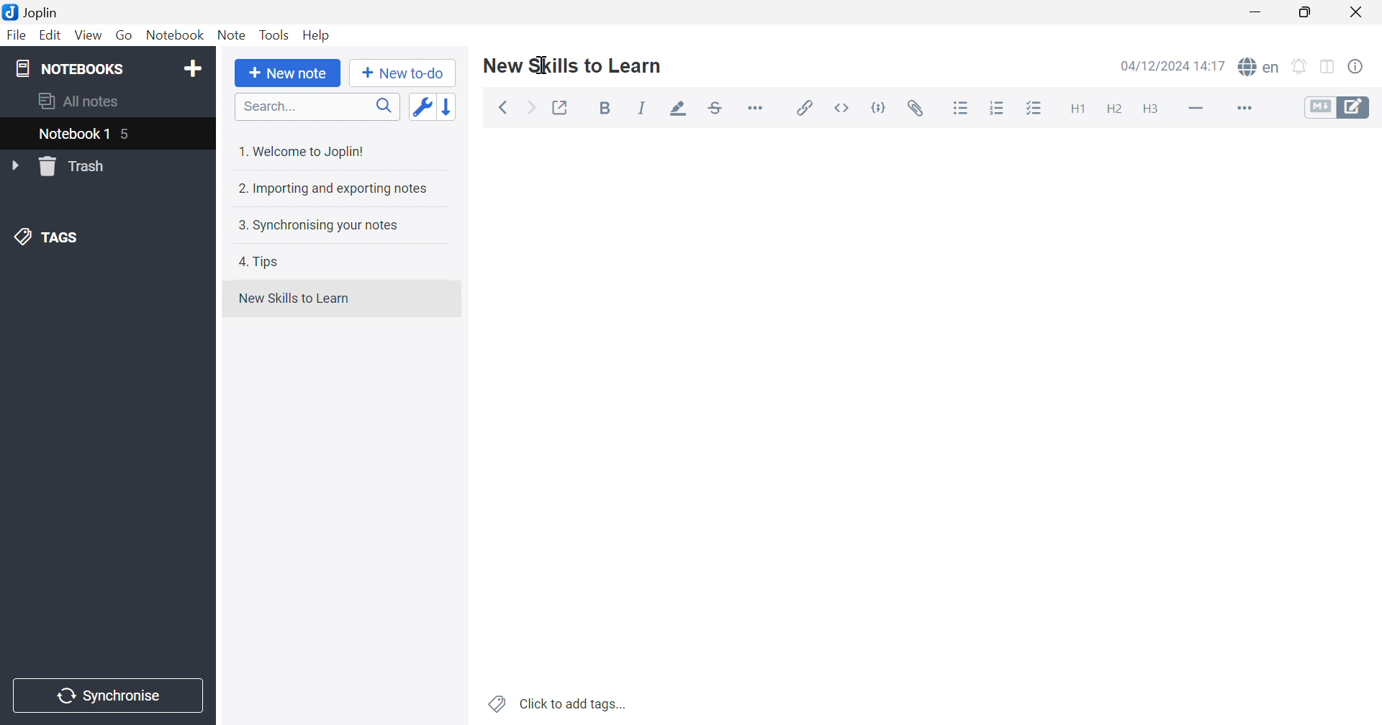 The width and height of the screenshot is (1382, 725). What do you see at coordinates (803, 108) in the screenshot?
I see `Insert/edit link` at bounding box center [803, 108].